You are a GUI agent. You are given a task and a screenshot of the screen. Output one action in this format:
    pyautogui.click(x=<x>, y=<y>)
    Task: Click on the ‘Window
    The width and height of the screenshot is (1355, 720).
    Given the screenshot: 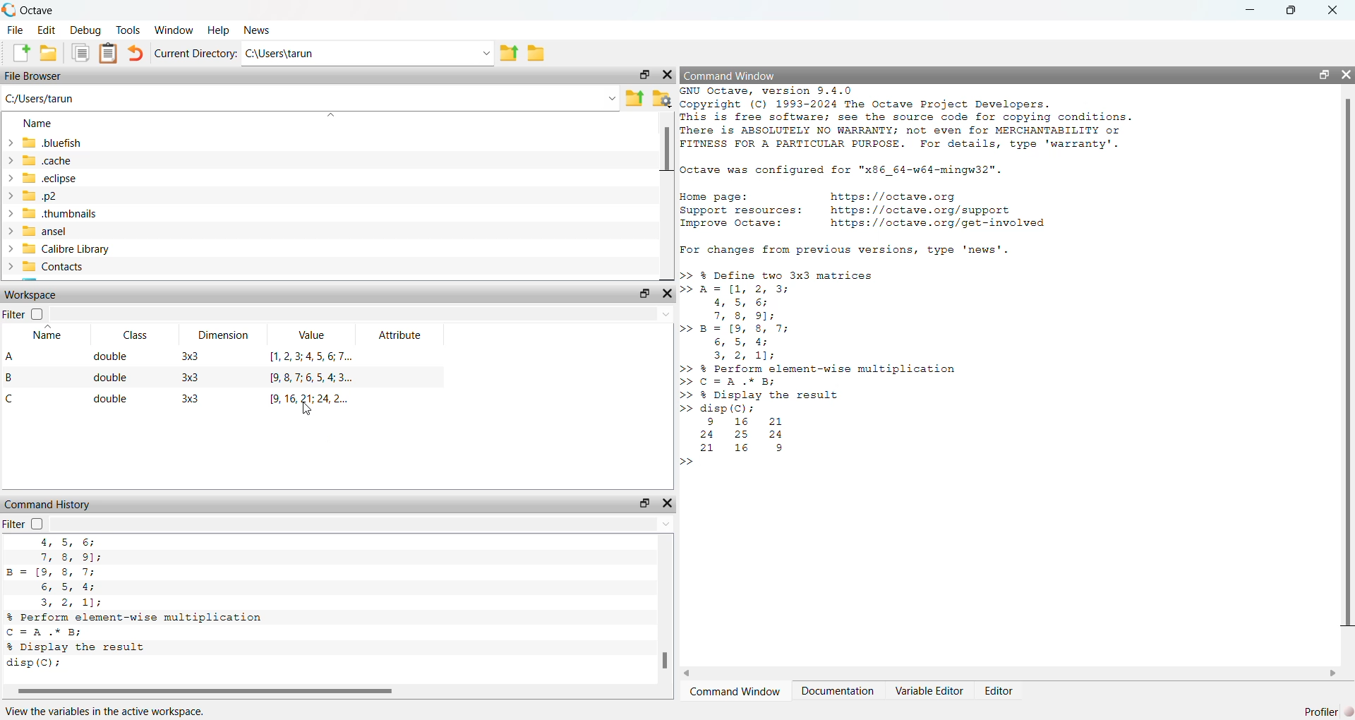 What is the action you would take?
    pyautogui.click(x=176, y=30)
    